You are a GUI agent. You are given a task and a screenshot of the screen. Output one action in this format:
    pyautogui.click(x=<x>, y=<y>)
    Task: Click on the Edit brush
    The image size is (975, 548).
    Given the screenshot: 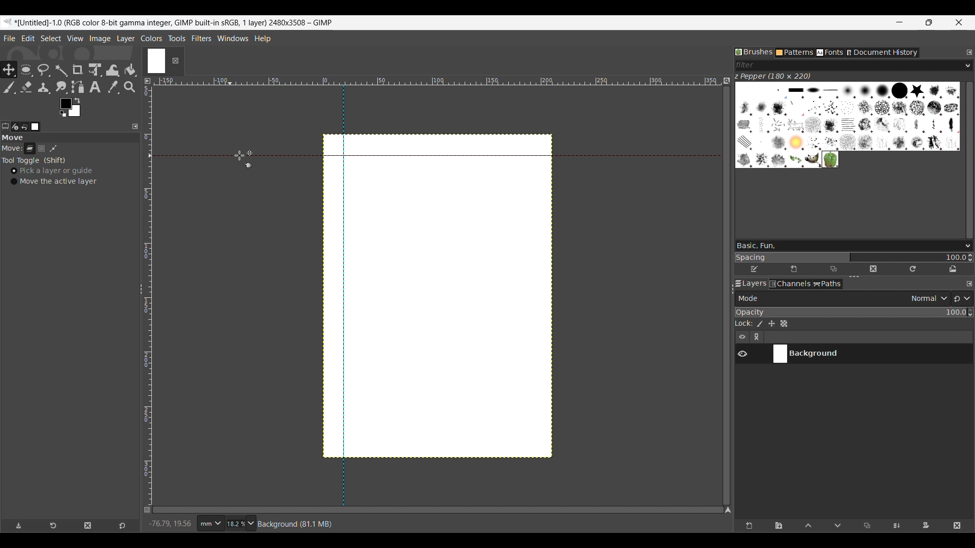 What is the action you would take?
    pyautogui.click(x=755, y=267)
    